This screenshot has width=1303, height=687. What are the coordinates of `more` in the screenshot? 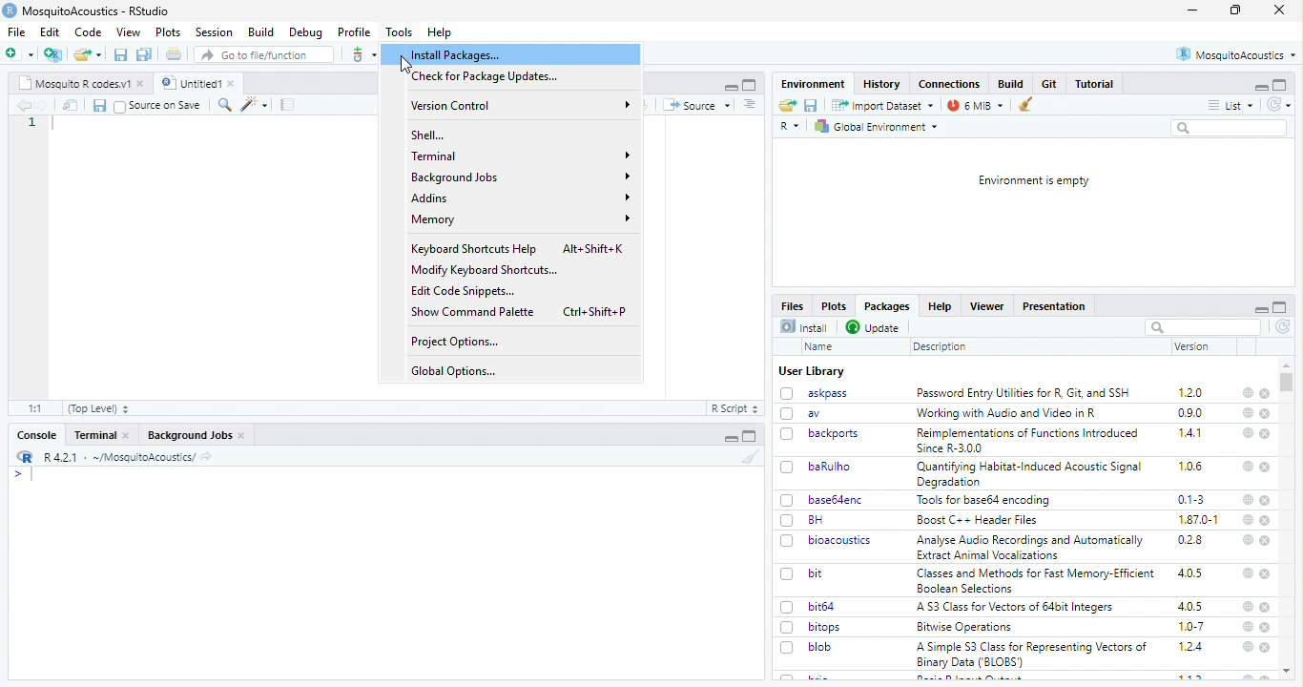 It's located at (751, 105).